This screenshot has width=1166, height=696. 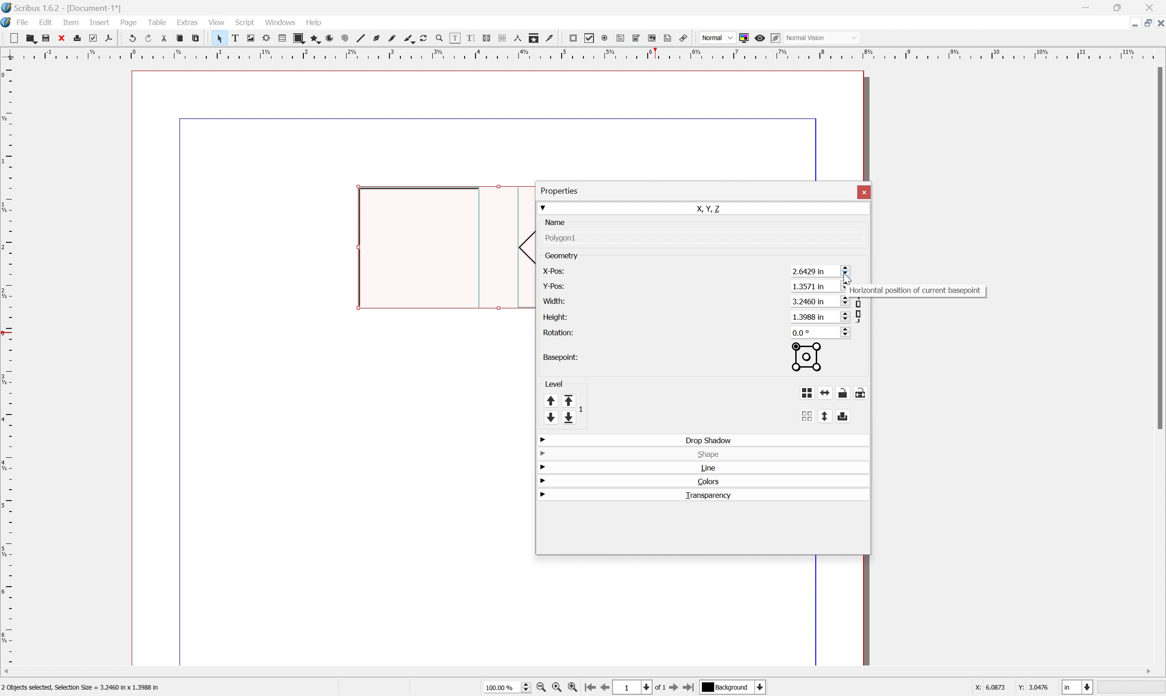 I want to click on properties, so click(x=559, y=190).